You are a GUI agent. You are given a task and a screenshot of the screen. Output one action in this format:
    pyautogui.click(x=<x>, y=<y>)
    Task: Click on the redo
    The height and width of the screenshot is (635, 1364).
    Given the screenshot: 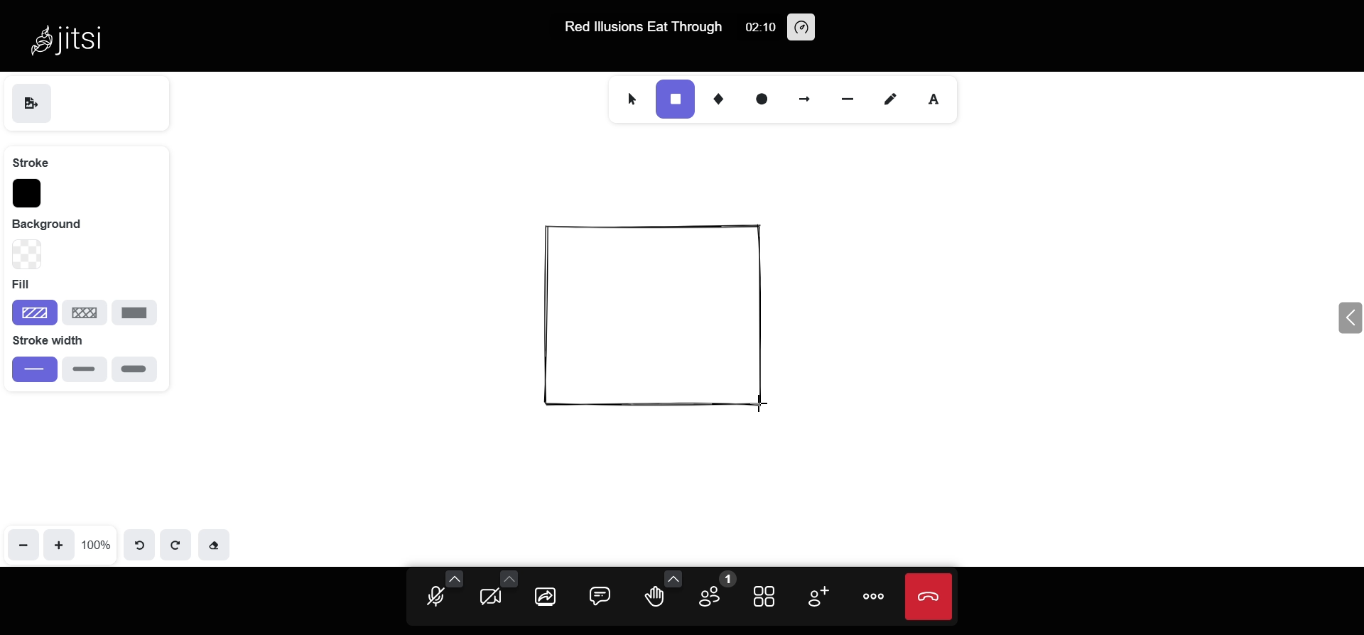 What is the action you would take?
    pyautogui.click(x=176, y=544)
    